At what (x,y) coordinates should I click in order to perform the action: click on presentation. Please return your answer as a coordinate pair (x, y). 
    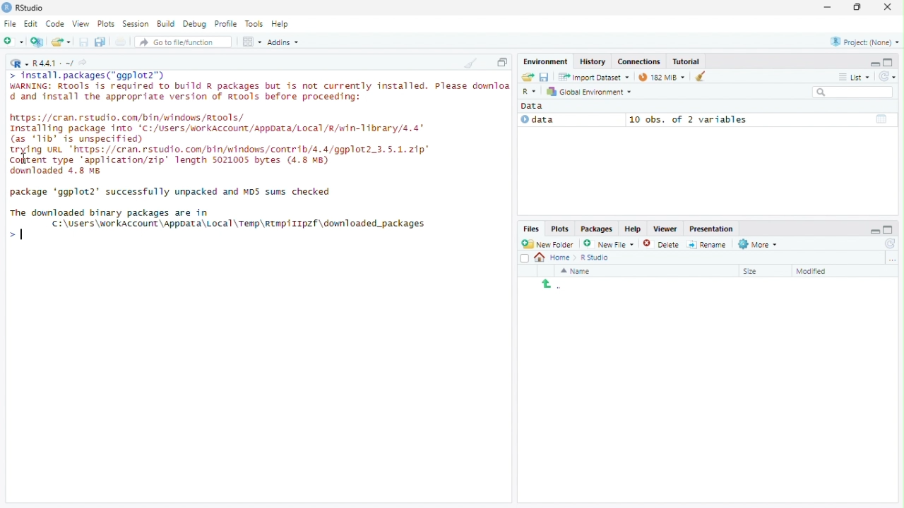
    Looking at the image, I should click on (713, 229).